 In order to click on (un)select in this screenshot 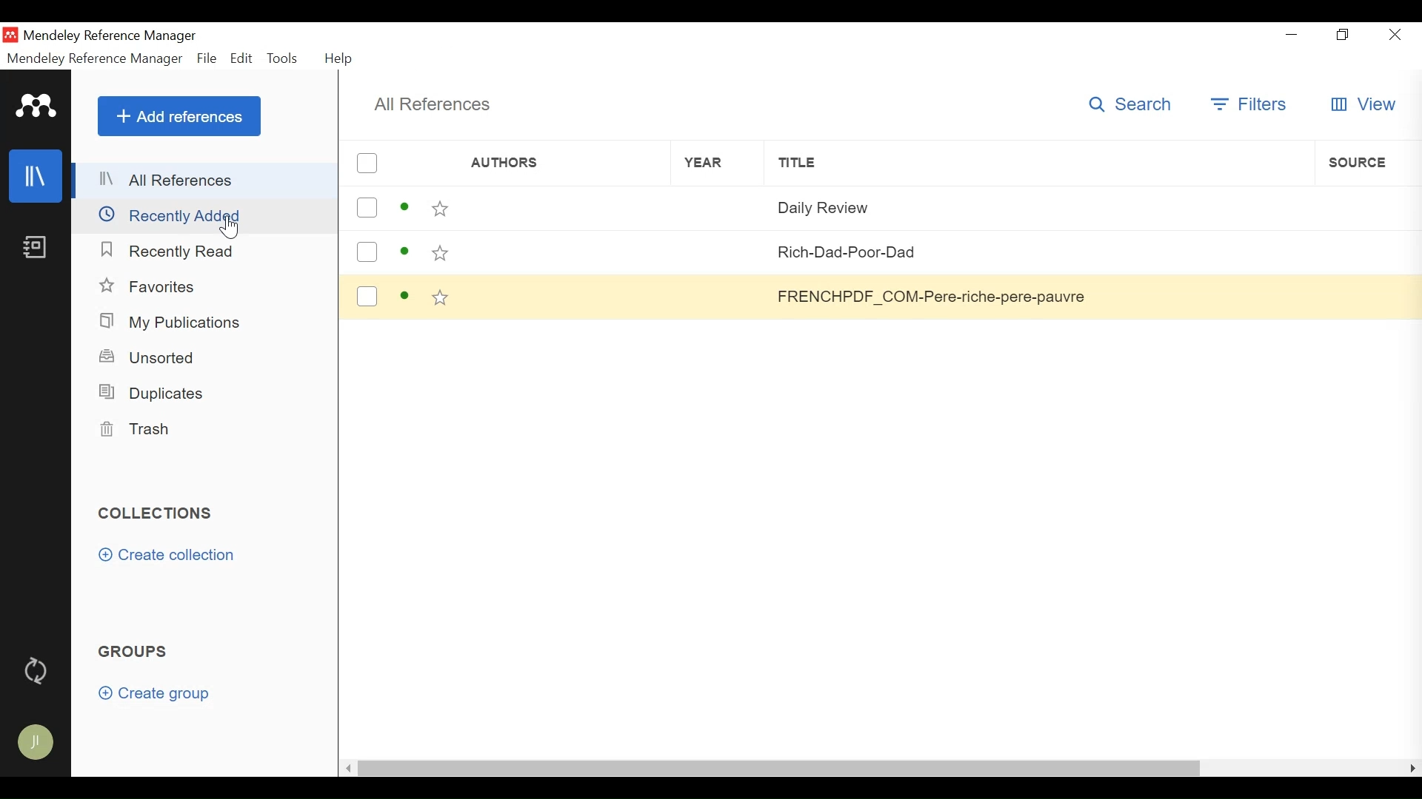, I will do `click(367, 297)`.